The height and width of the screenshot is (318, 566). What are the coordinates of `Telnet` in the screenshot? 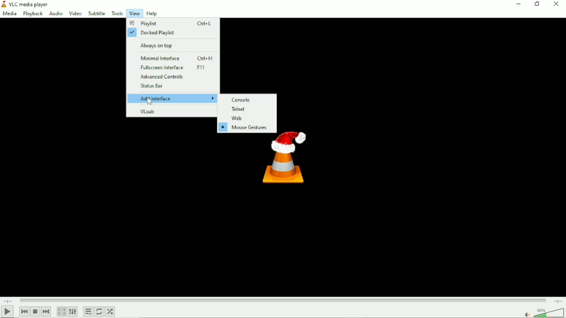 It's located at (248, 109).